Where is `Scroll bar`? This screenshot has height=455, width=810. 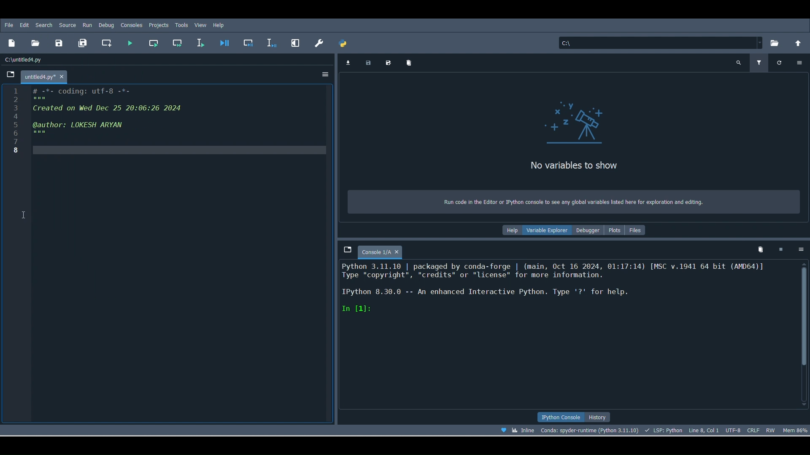
Scroll bar is located at coordinates (804, 333).